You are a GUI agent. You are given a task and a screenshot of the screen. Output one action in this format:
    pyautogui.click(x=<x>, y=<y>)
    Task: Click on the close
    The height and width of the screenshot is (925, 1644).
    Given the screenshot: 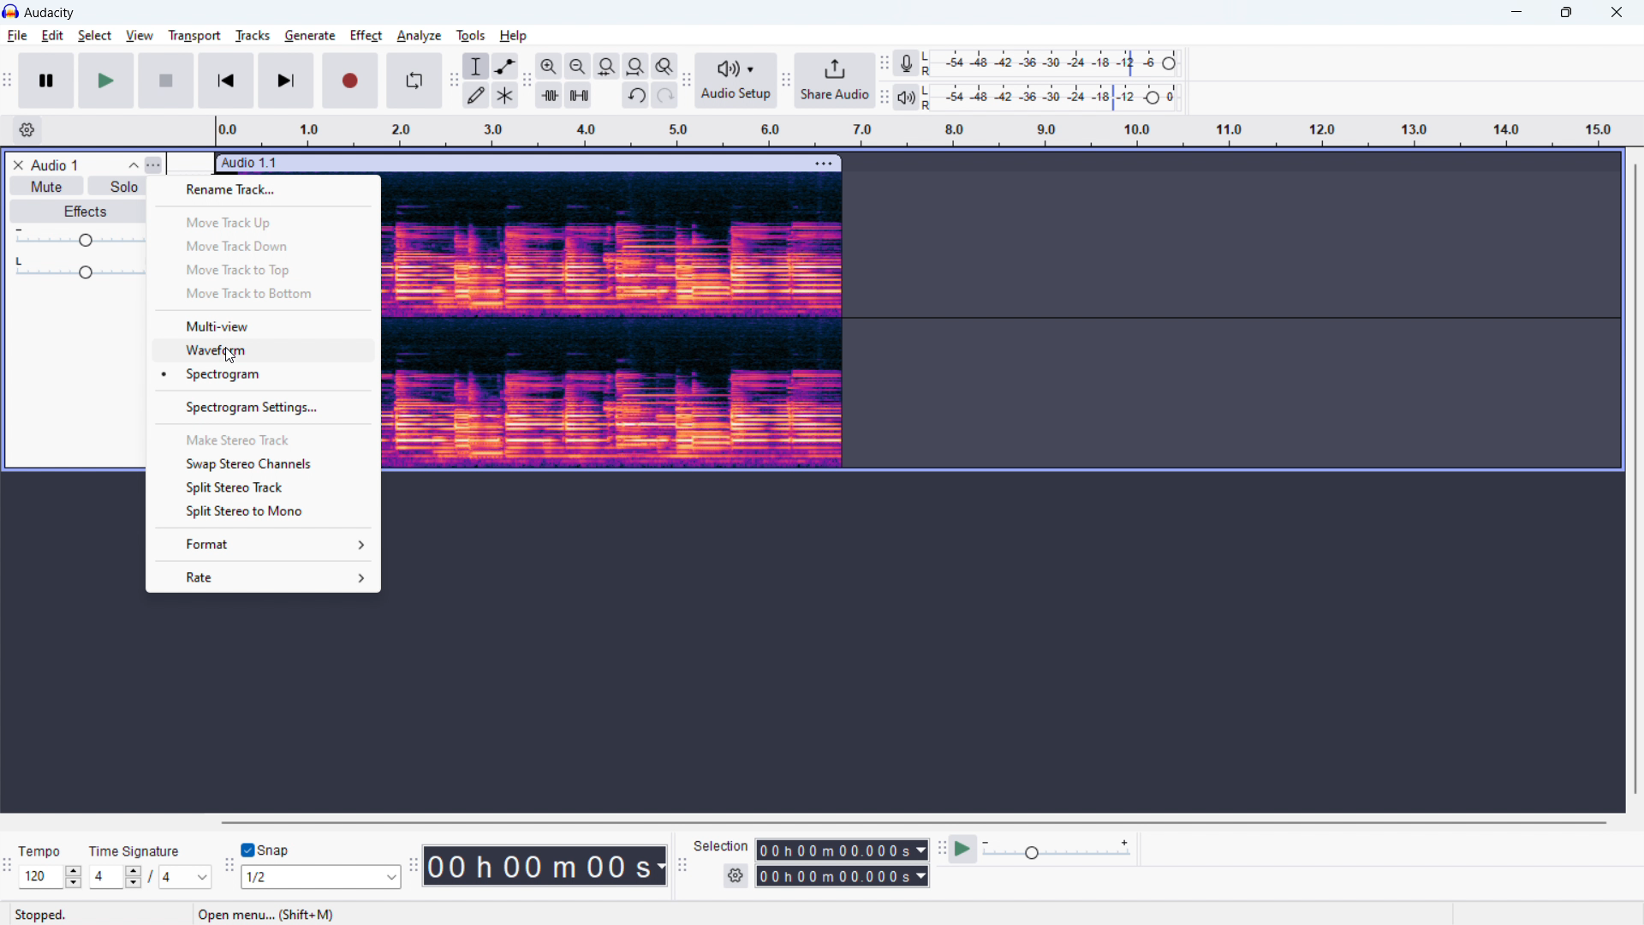 What is the action you would take?
    pyautogui.click(x=1616, y=13)
    